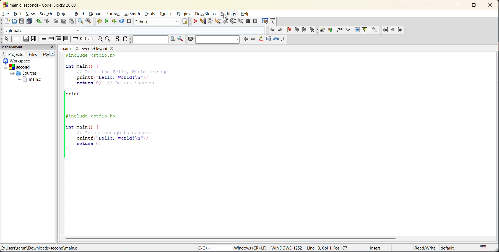 This screenshot has height=252, width=499. I want to click on use regex, so click(285, 40).